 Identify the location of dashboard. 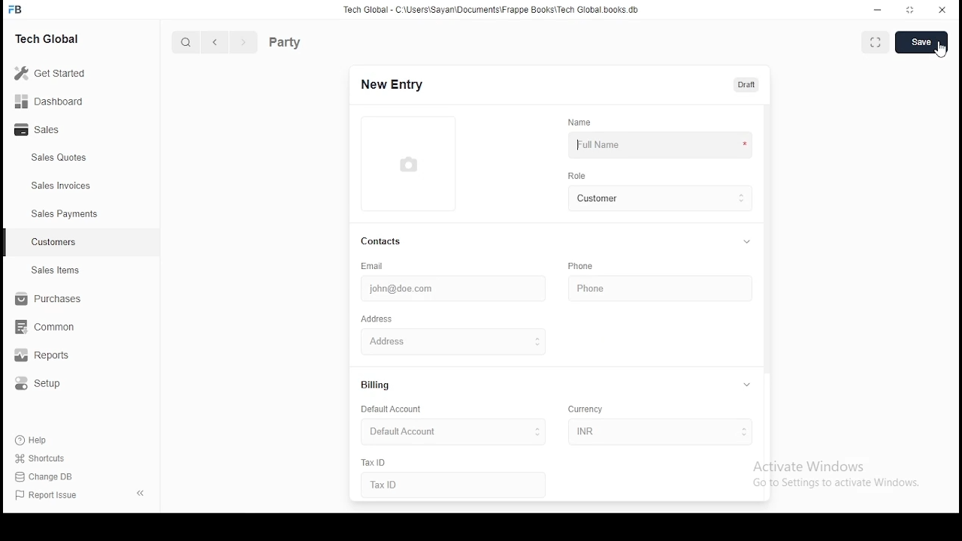
(50, 100).